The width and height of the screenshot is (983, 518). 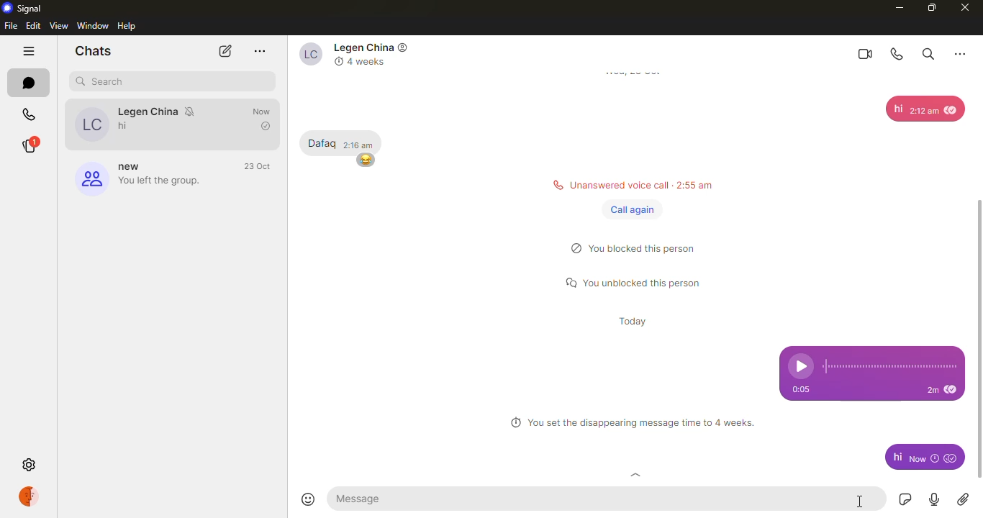 I want to click on hide tabs, so click(x=29, y=53).